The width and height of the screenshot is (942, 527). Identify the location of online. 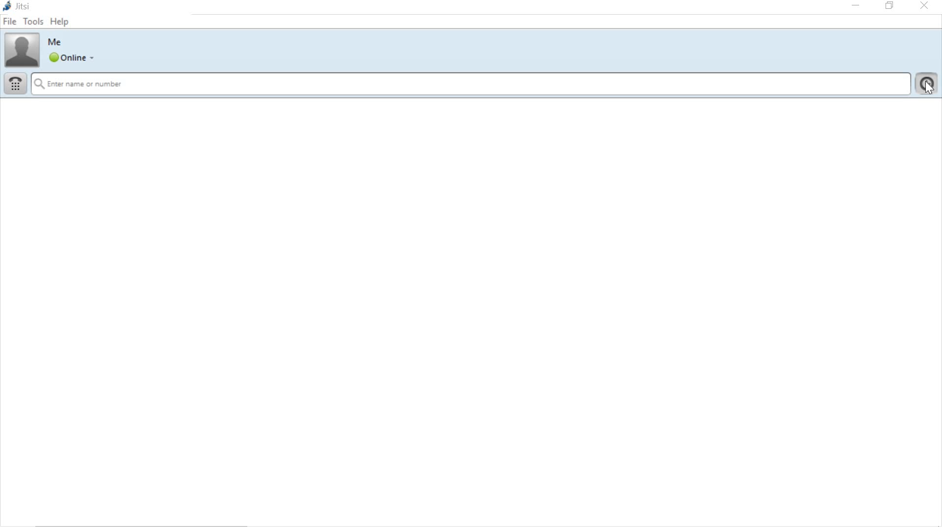
(71, 58).